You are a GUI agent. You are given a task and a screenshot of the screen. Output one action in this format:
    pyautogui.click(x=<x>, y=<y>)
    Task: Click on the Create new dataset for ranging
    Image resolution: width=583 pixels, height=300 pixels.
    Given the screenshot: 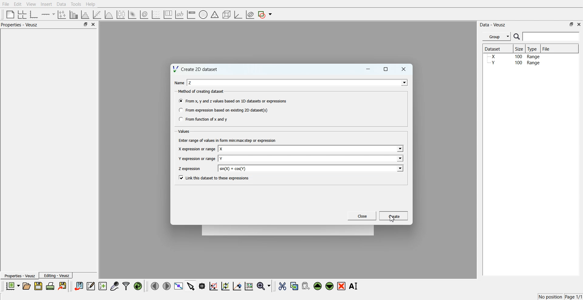 What is the action you would take?
    pyautogui.click(x=102, y=286)
    